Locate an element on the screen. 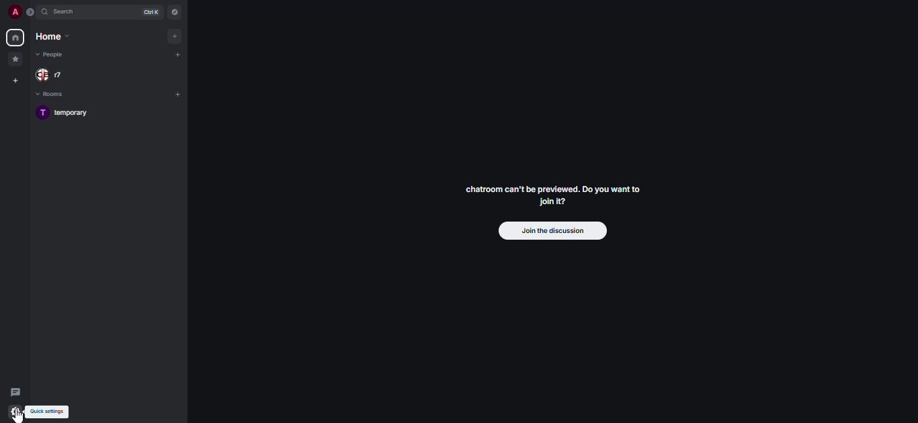 Image resolution: width=918 pixels, height=423 pixels. expand is located at coordinates (30, 12).